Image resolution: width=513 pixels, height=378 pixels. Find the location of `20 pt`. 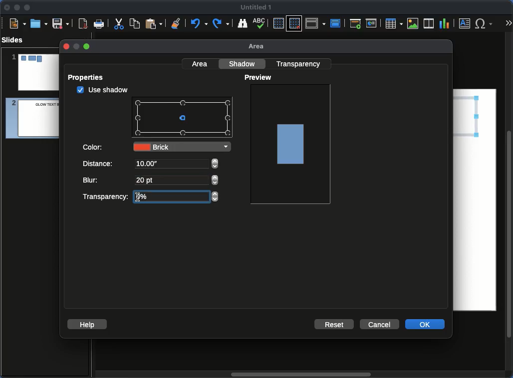

20 pt is located at coordinates (147, 181).